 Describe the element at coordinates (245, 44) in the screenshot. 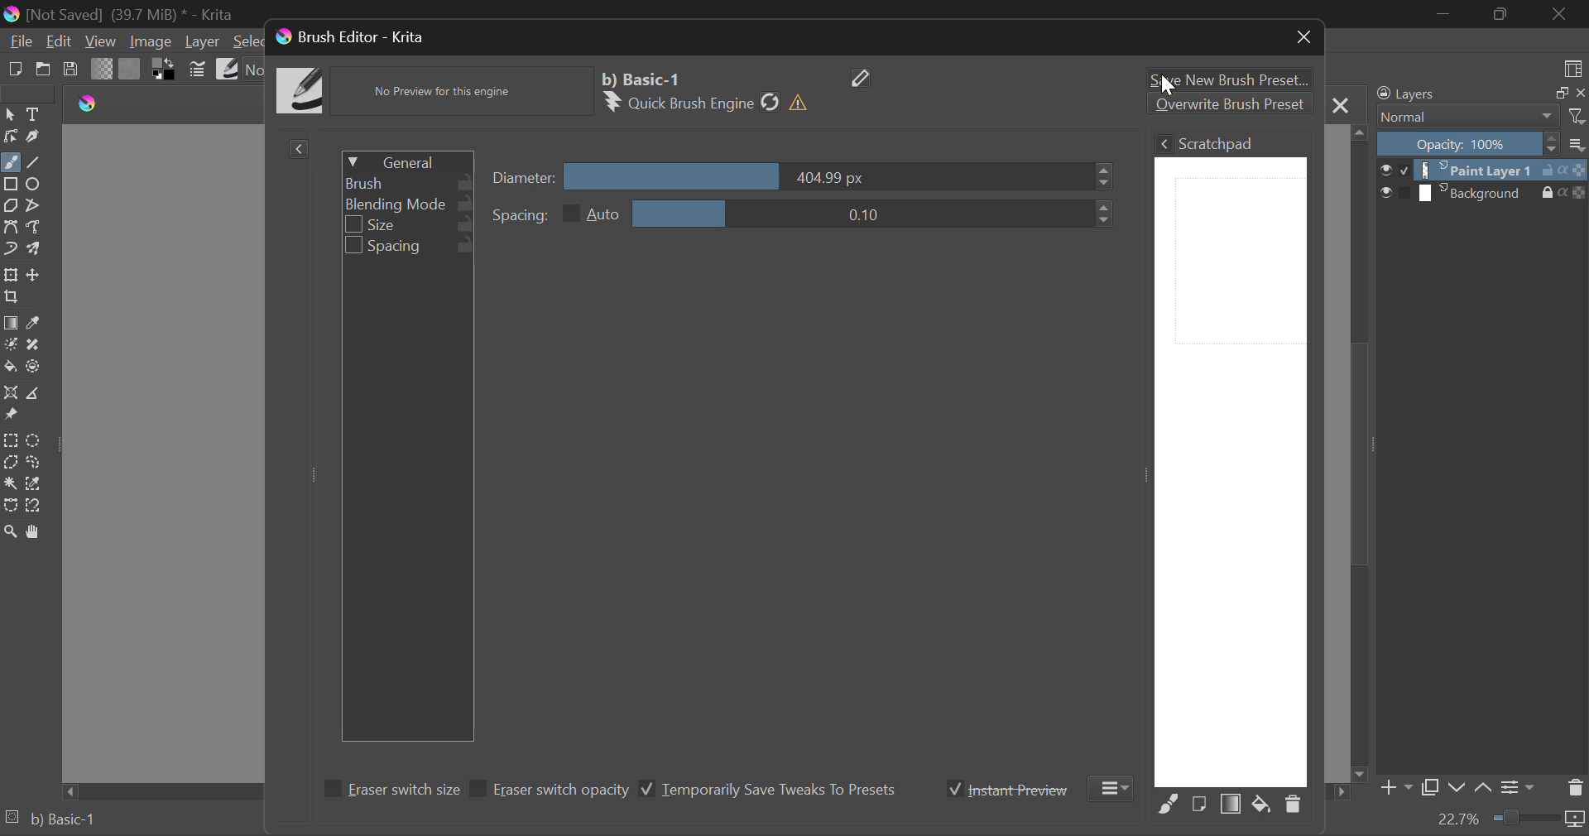

I see `Select` at that location.